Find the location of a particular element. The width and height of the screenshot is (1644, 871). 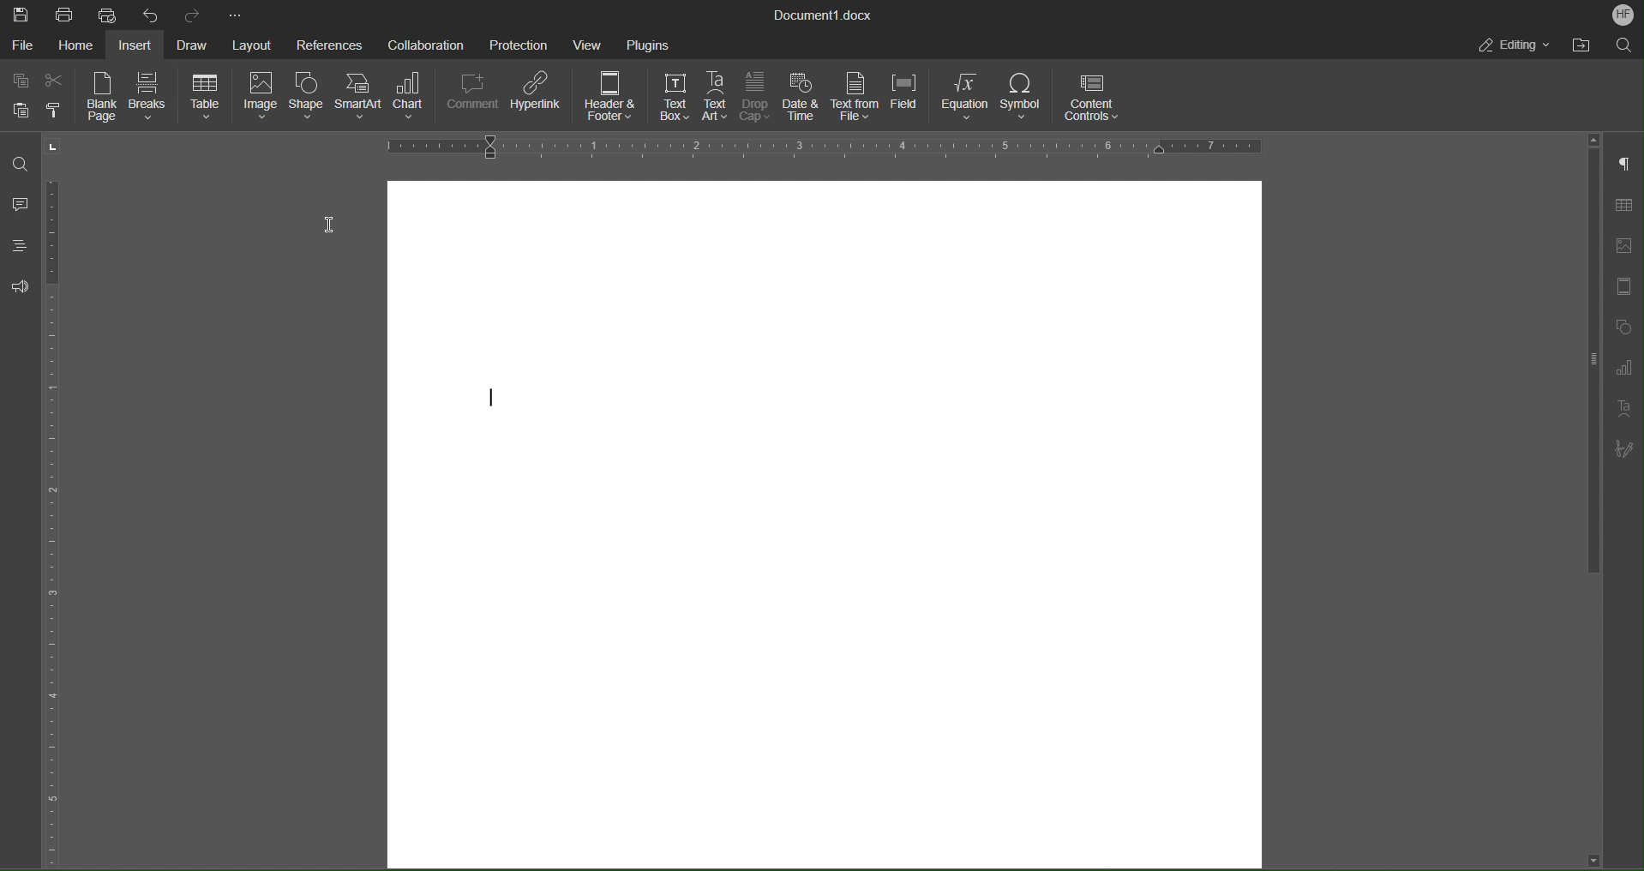

Home is located at coordinates (75, 43).